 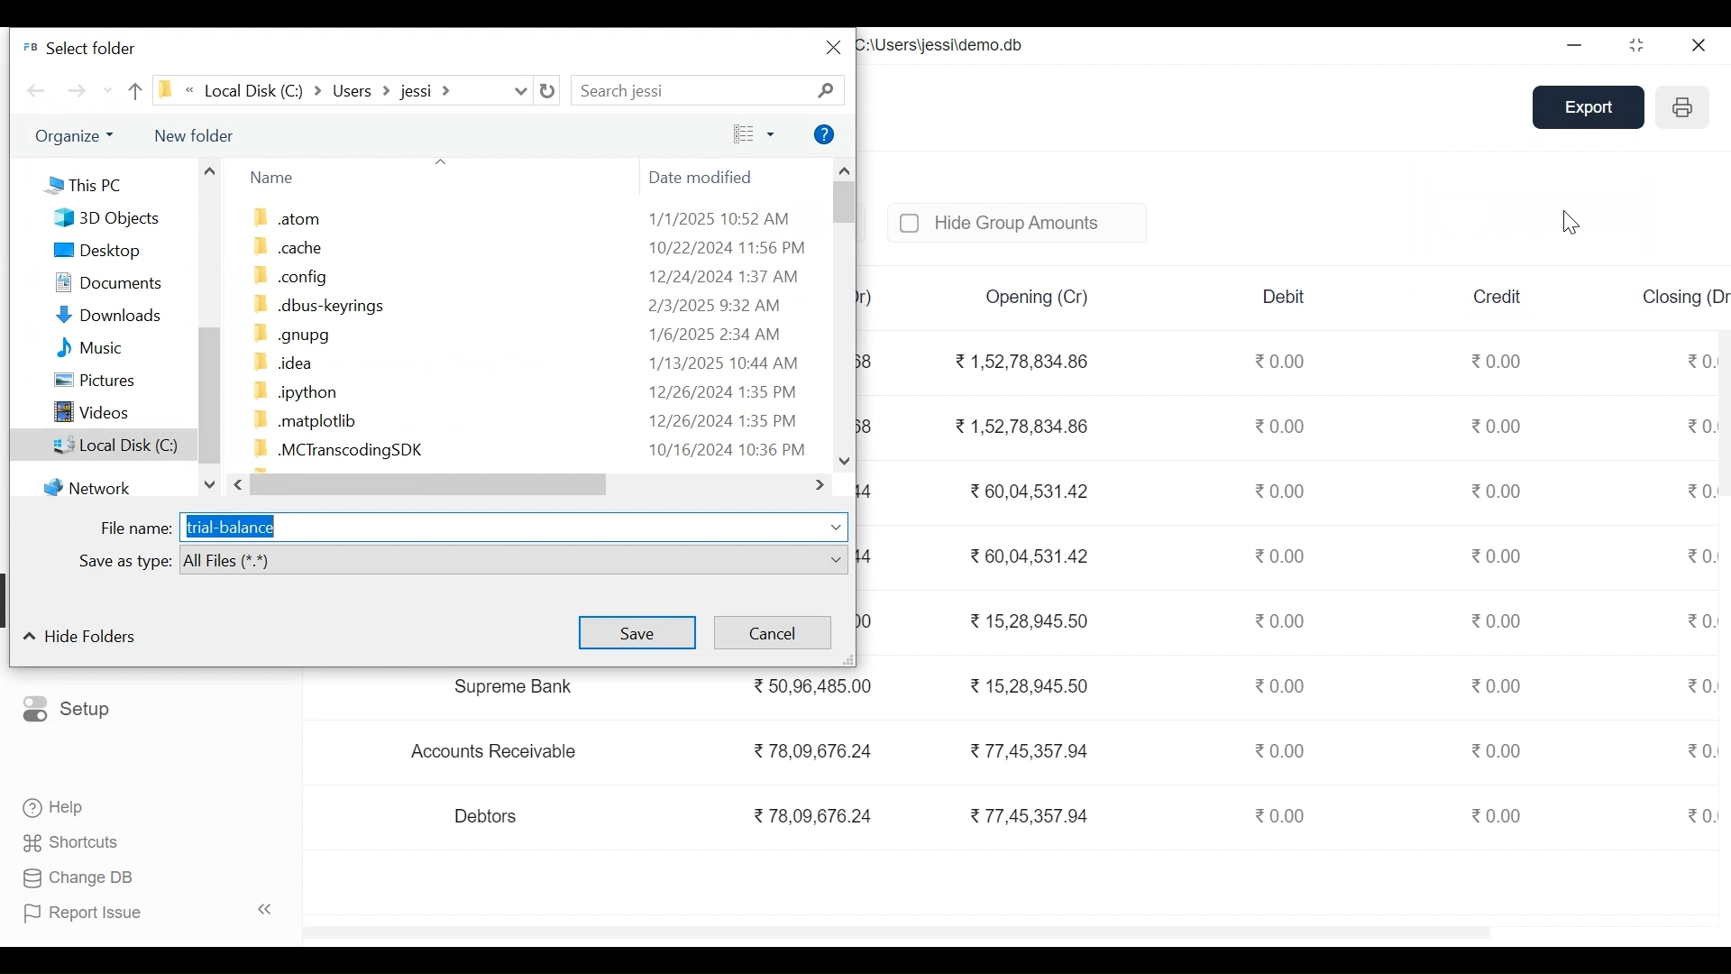 What do you see at coordinates (1019, 362) in the screenshot?
I see `1,52,78,834.86` at bounding box center [1019, 362].